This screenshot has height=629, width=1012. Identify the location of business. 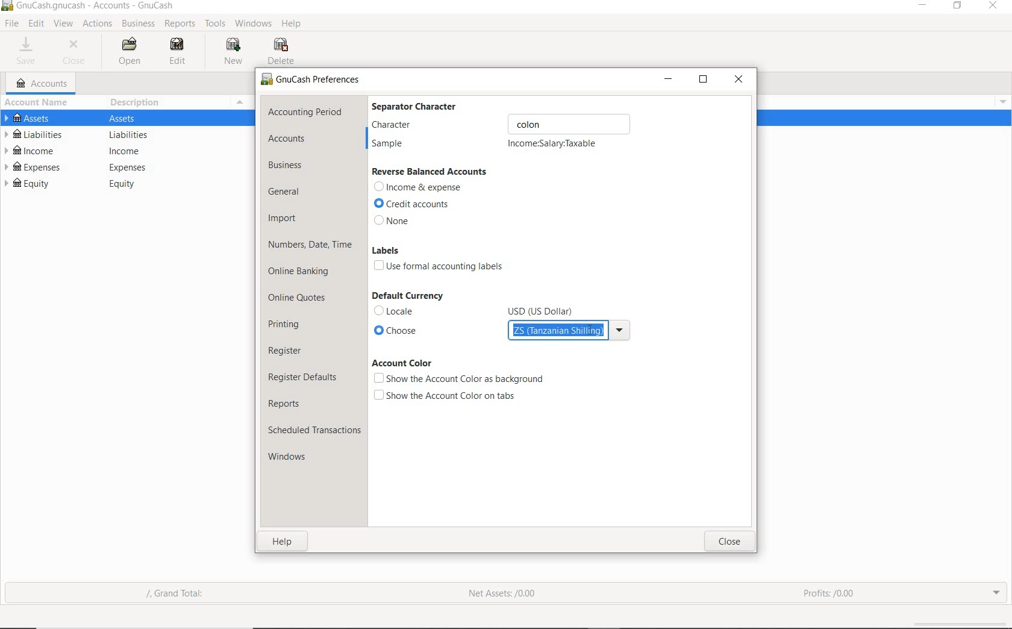
(289, 166).